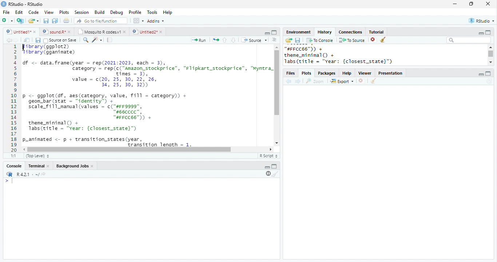 This screenshot has height=262, width=497. Describe the element at coordinates (390, 73) in the screenshot. I see `Presentation` at that location.